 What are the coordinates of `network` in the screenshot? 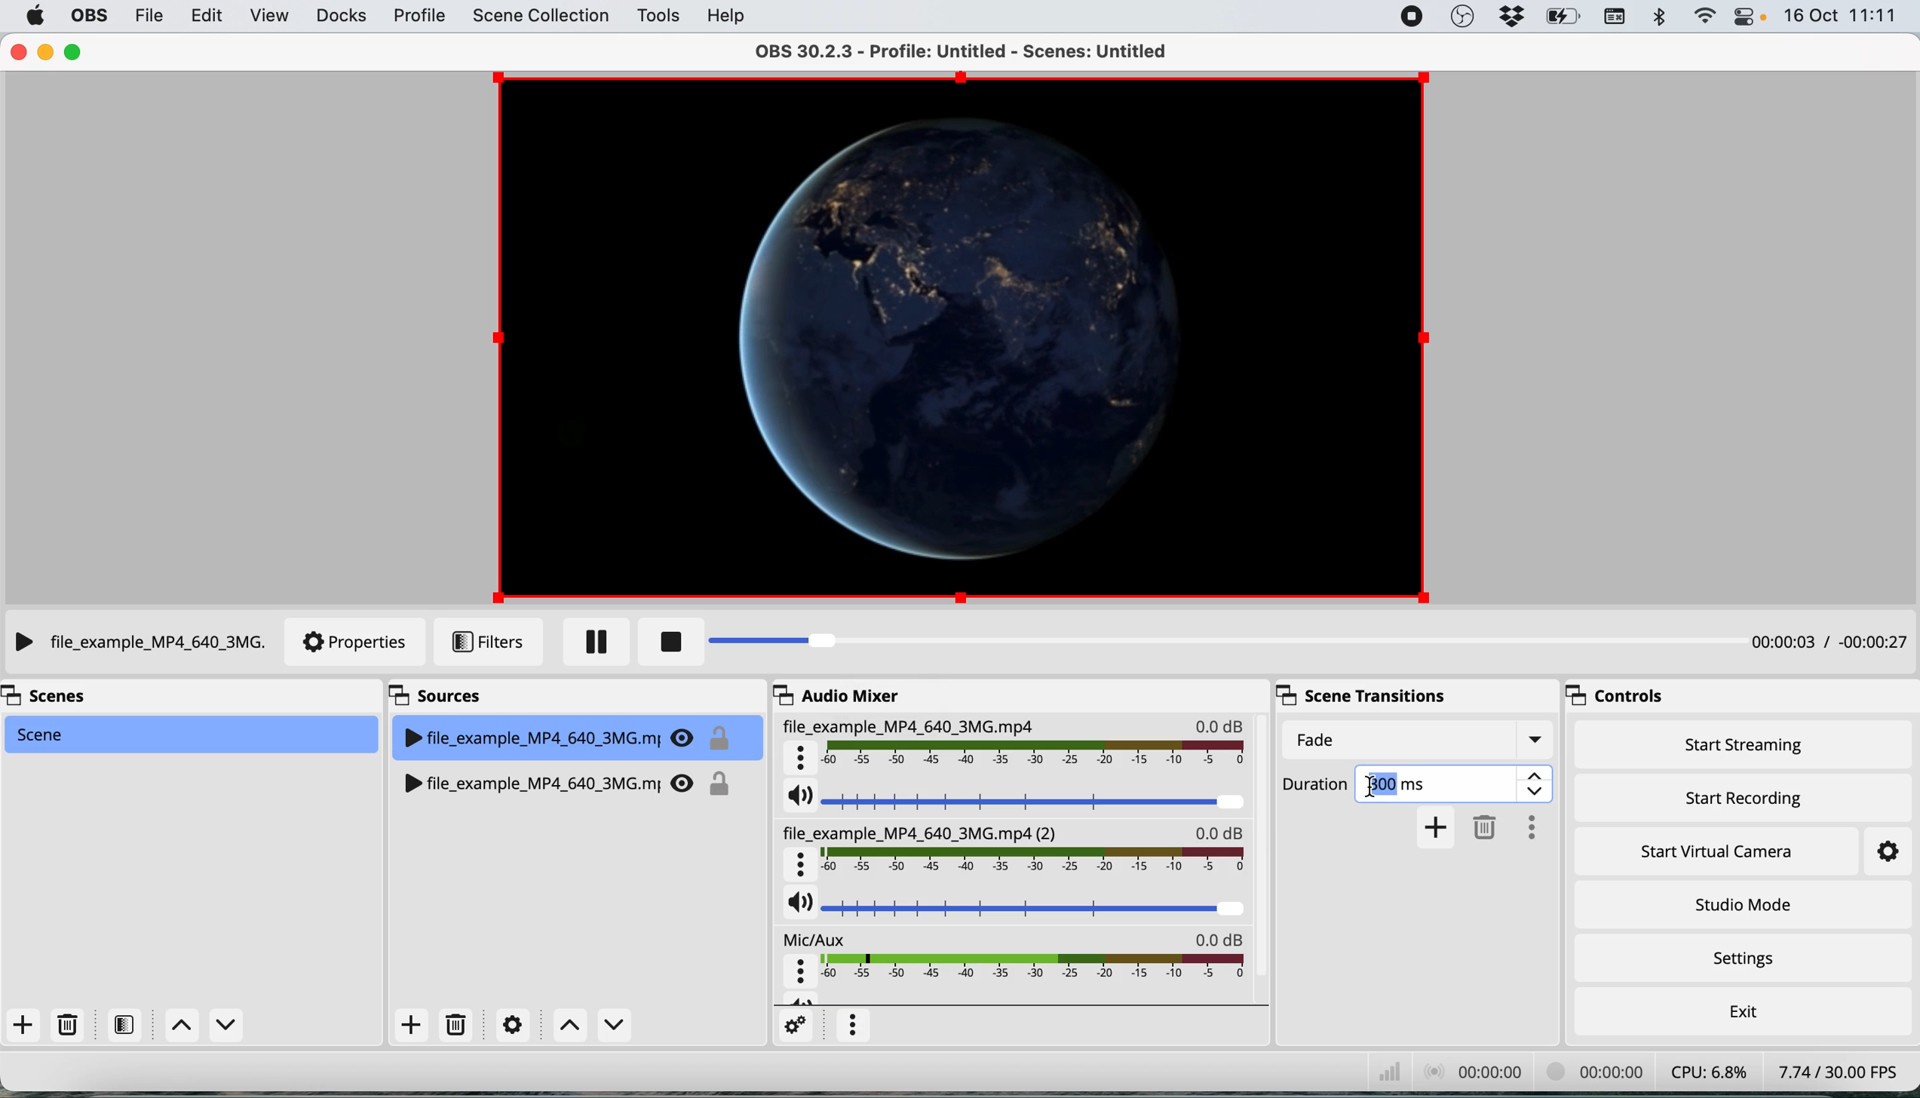 It's located at (1369, 1071).